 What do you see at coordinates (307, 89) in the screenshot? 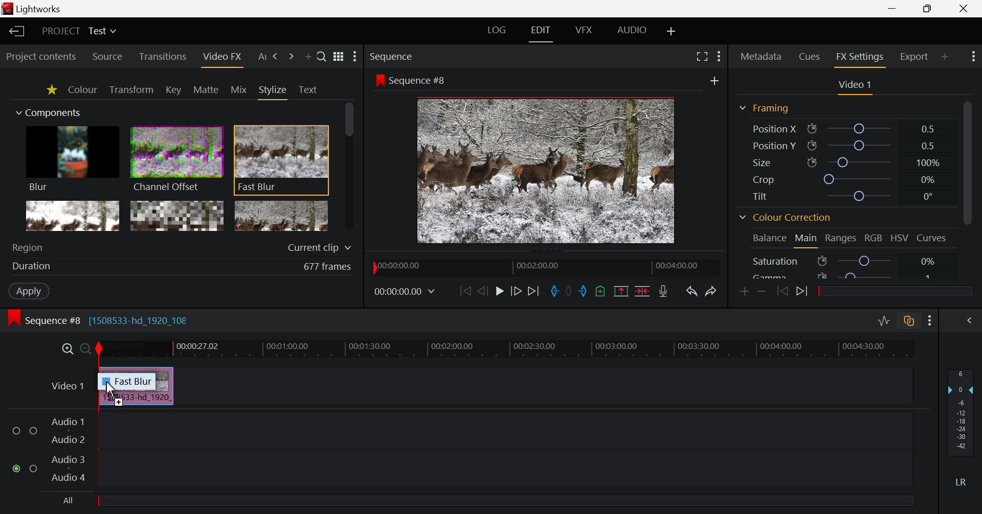
I see `Text` at bounding box center [307, 89].